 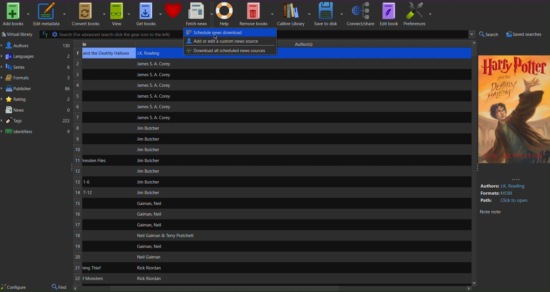 I want to click on harry potter, so click(x=513, y=66).